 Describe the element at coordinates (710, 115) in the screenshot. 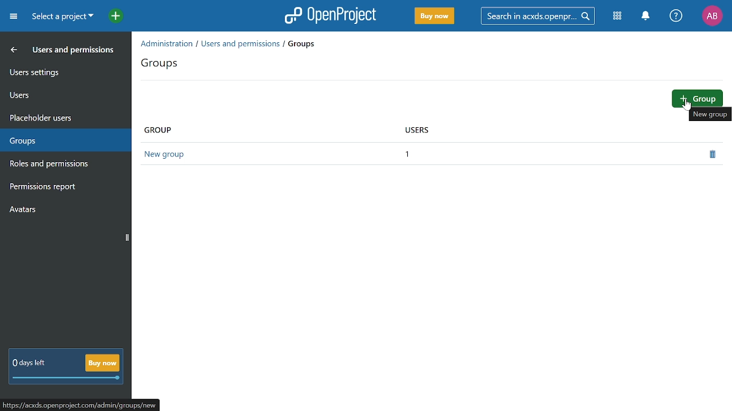

I see `new group` at that location.